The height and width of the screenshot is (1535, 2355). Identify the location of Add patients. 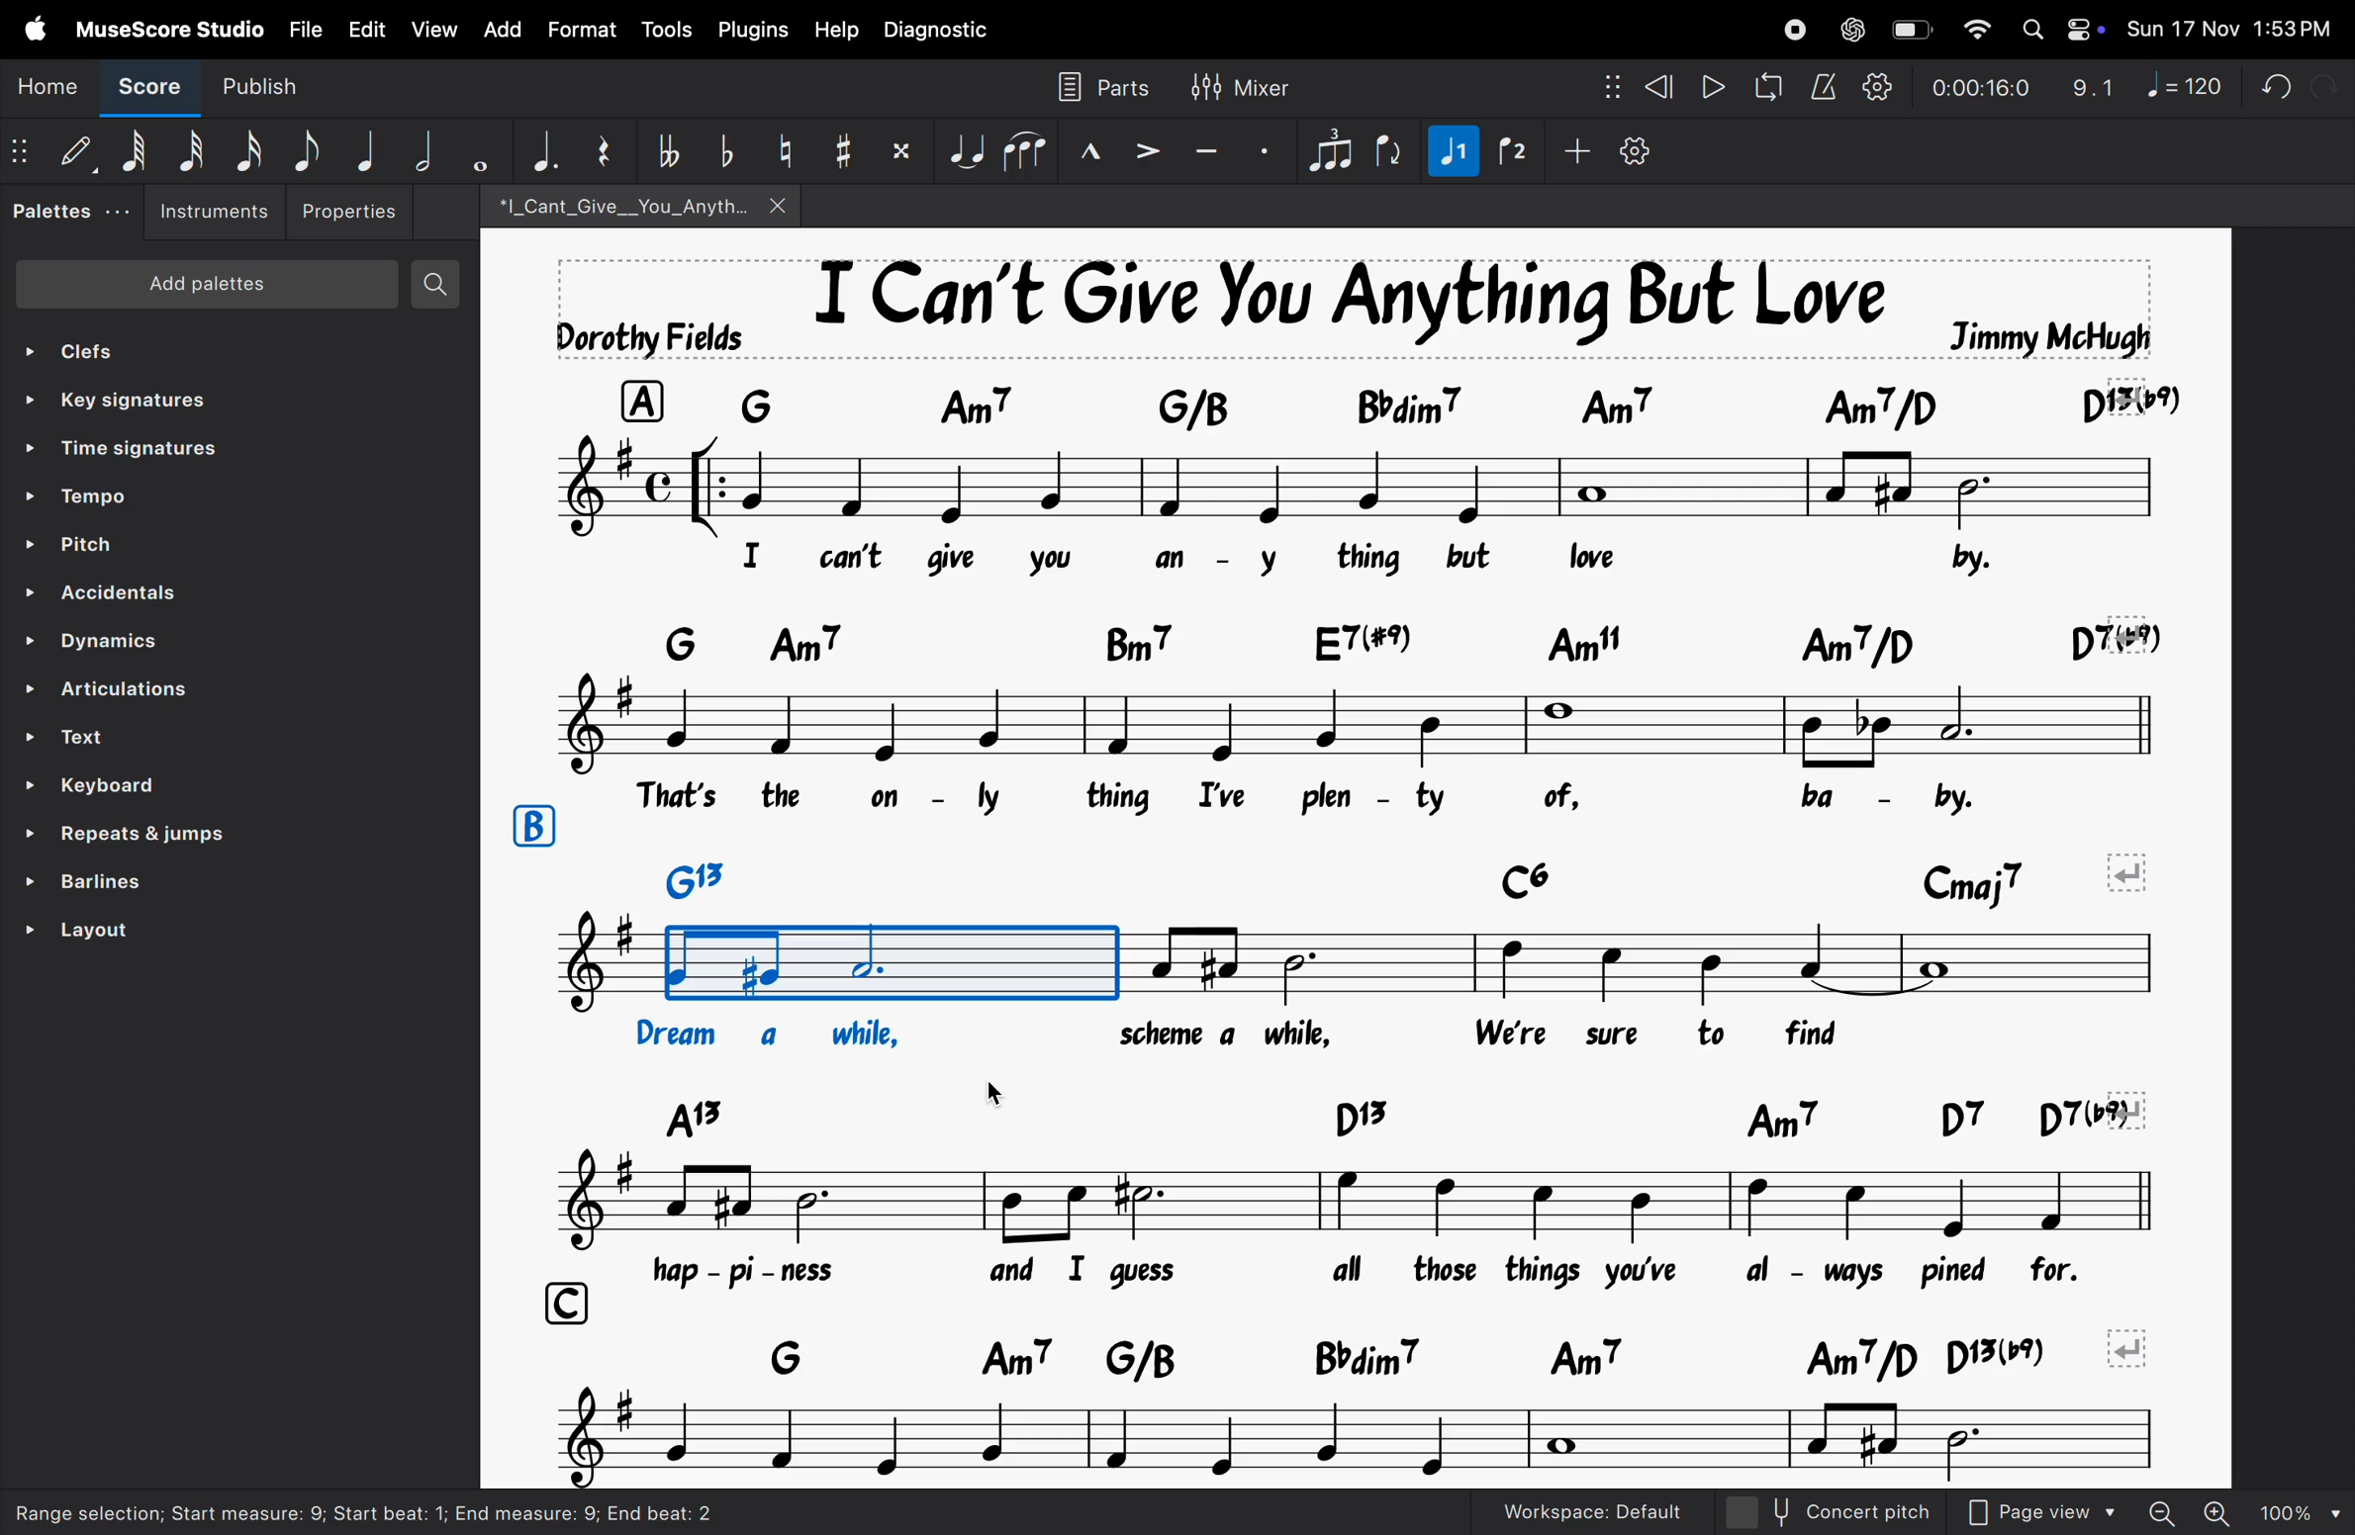
(208, 284).